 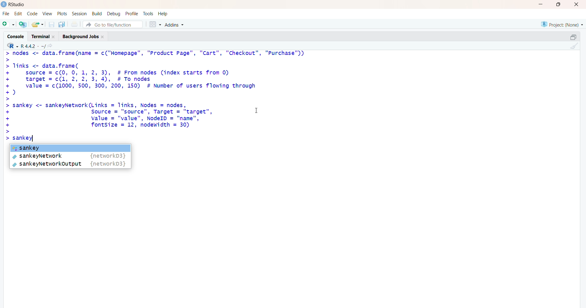 What do you see at coordinates (39, 46) in the screenshot?
I see `R-R442 - ~/` at bounding box center [39, 46].